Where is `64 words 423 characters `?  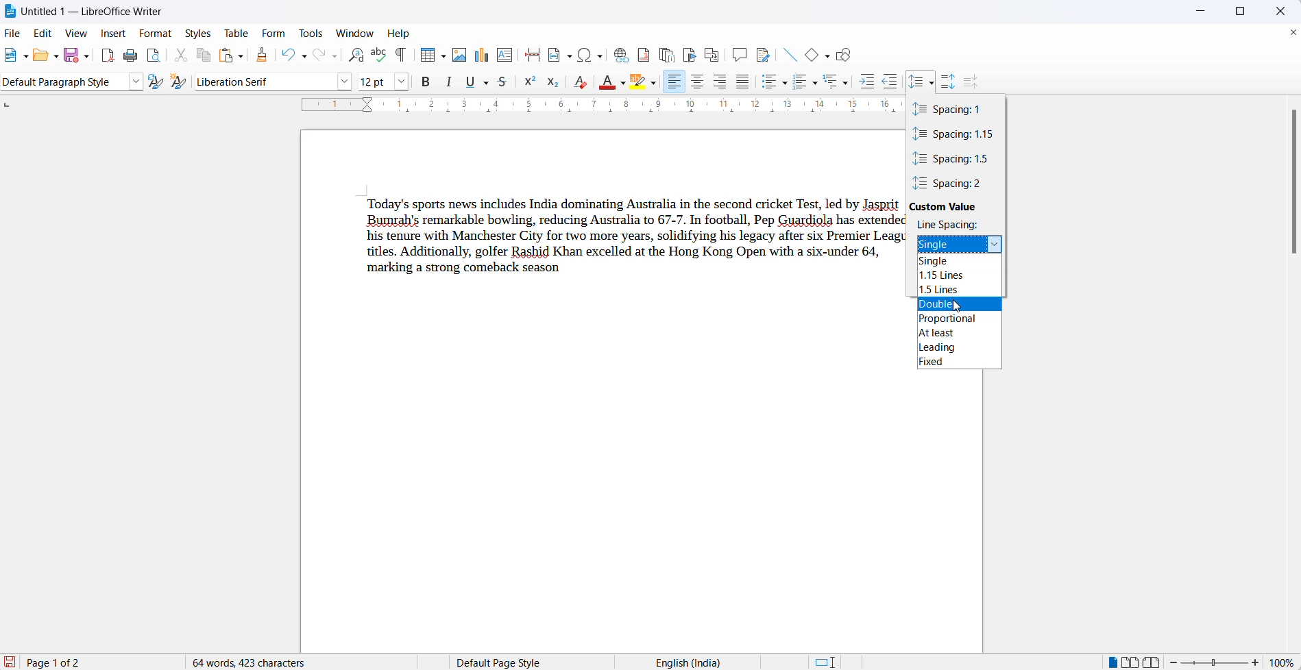 64 words 423 characters  is located at coordinates (256, 662).